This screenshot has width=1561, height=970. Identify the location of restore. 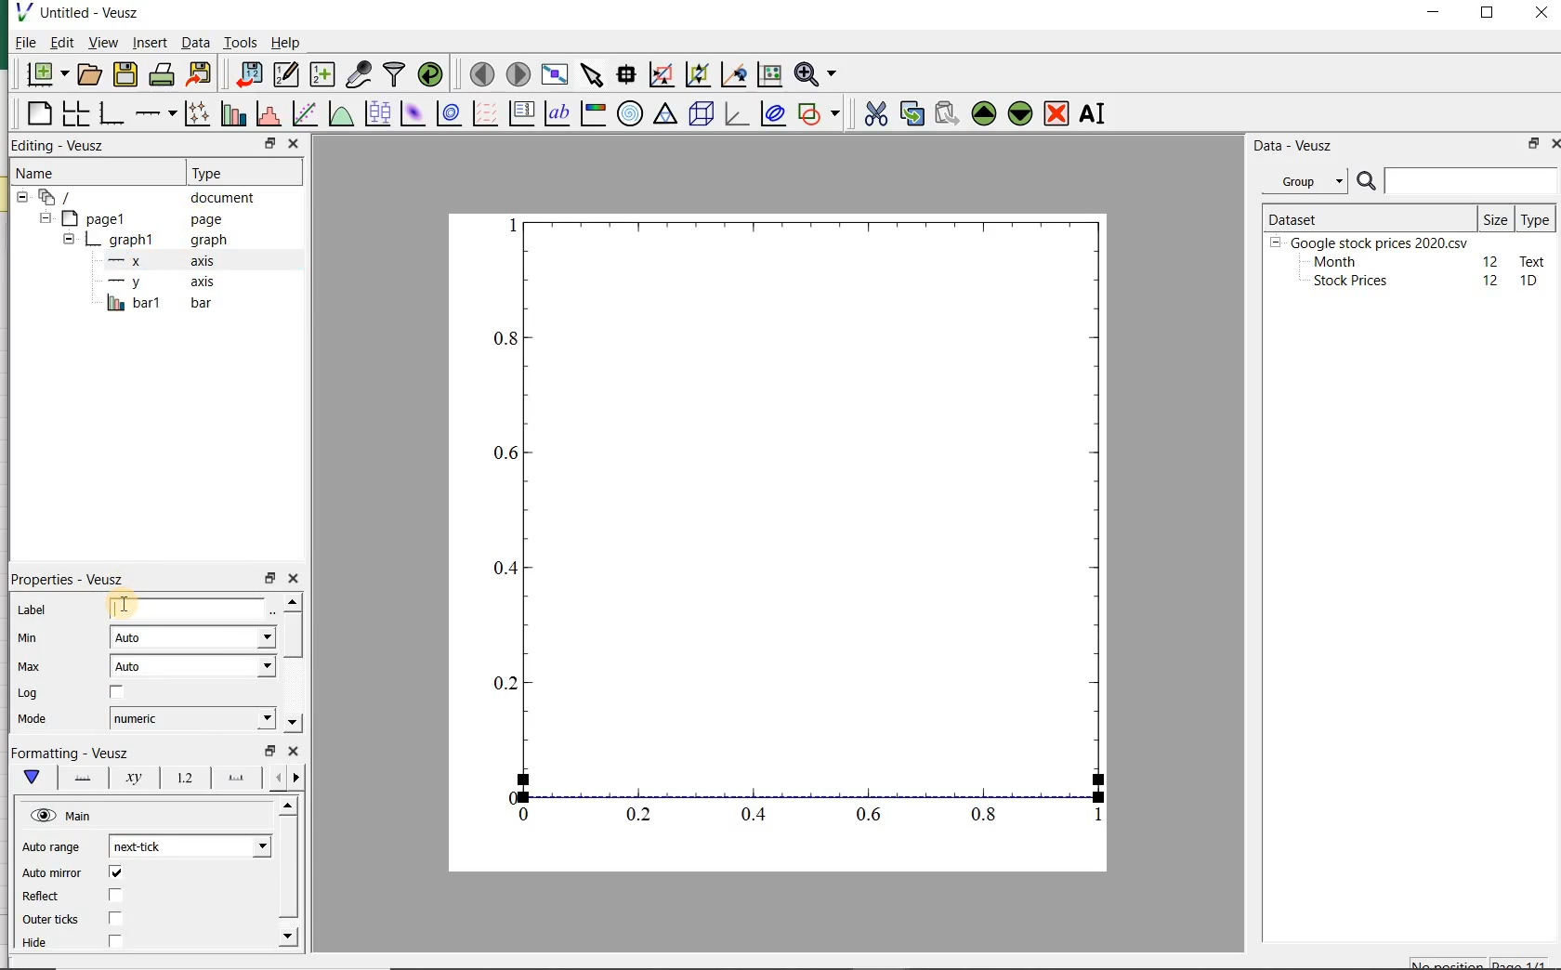
(270, 144).